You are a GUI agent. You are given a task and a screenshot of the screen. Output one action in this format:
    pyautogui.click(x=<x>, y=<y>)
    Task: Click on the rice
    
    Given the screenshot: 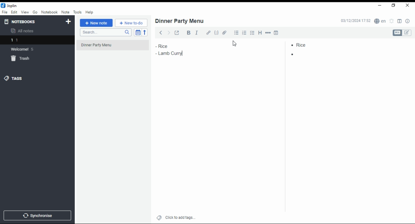 What is the action you would take?
    pyautogui.click(x=307, y=44)
    